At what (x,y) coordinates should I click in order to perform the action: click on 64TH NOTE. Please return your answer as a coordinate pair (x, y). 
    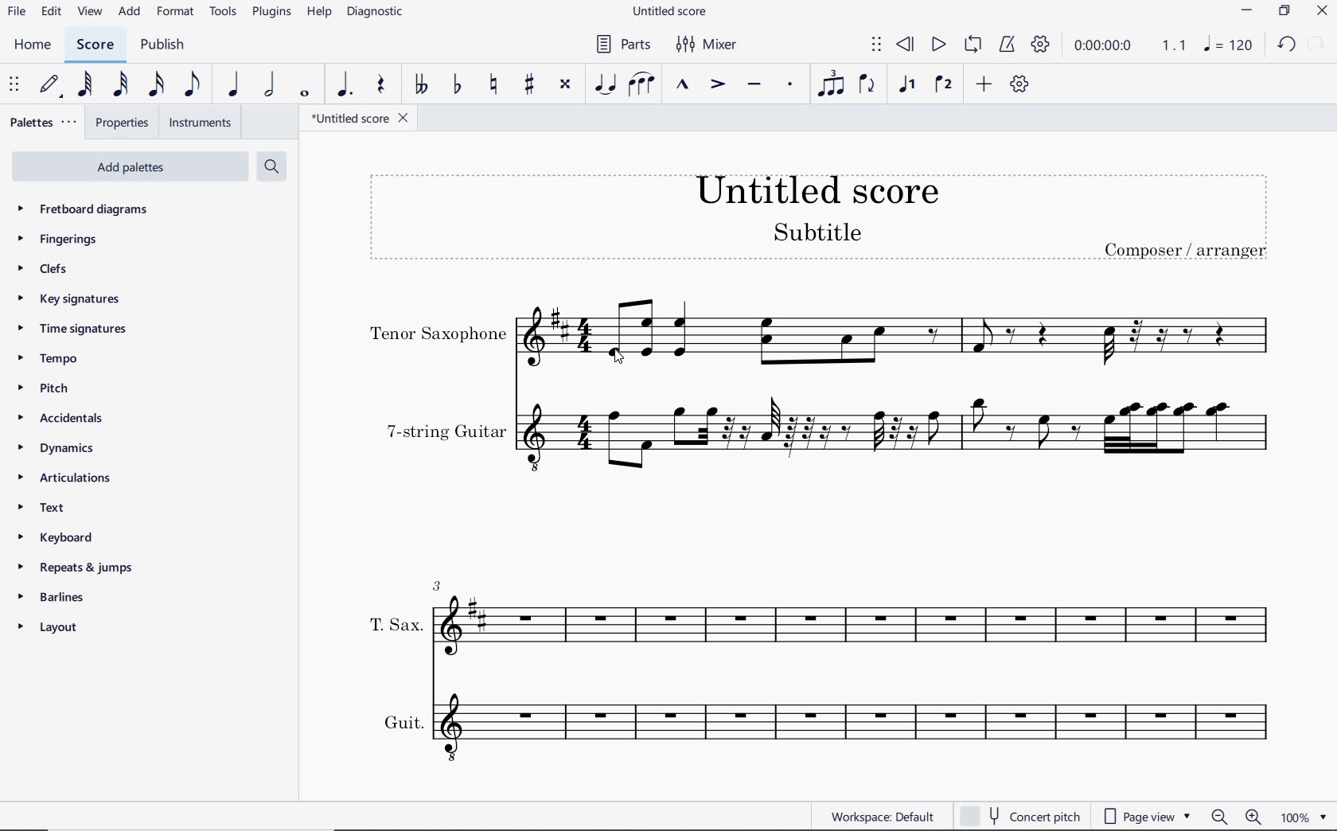
    Looking at the image, I should click on (84, 84).